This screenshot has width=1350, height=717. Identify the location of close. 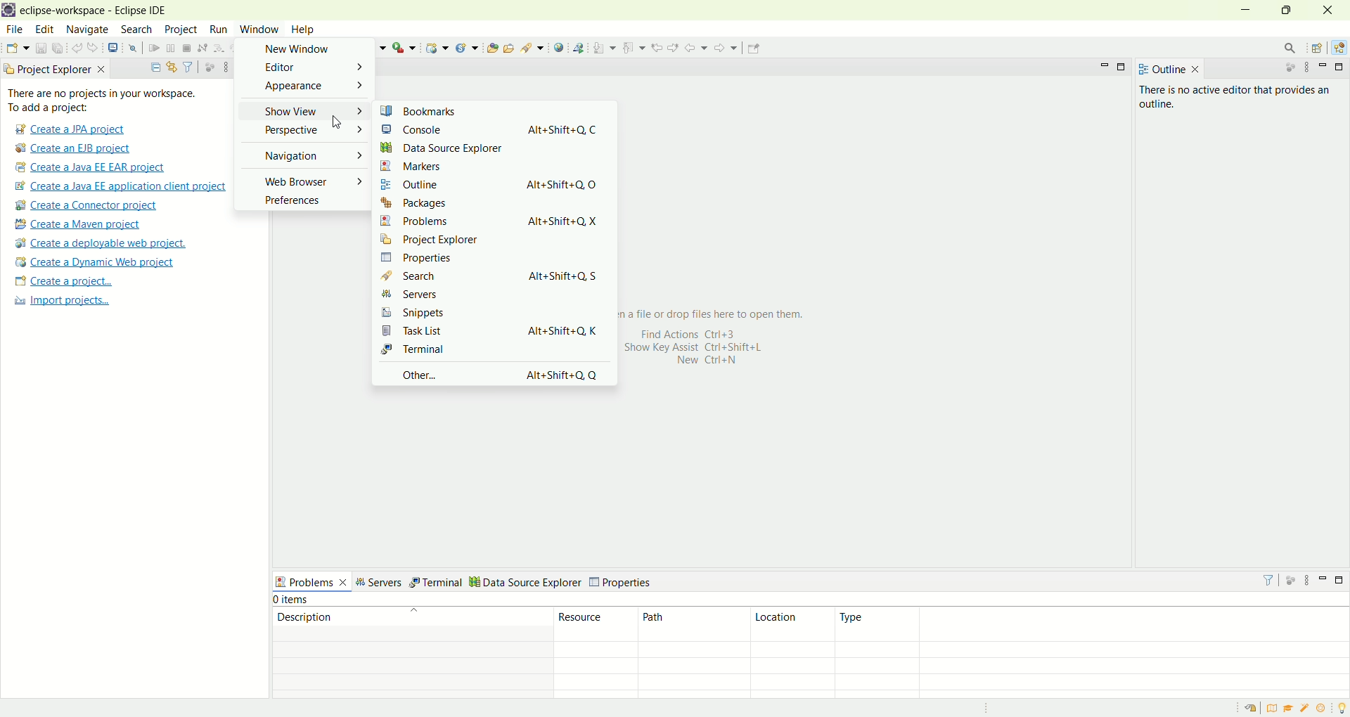
(1332, 11).